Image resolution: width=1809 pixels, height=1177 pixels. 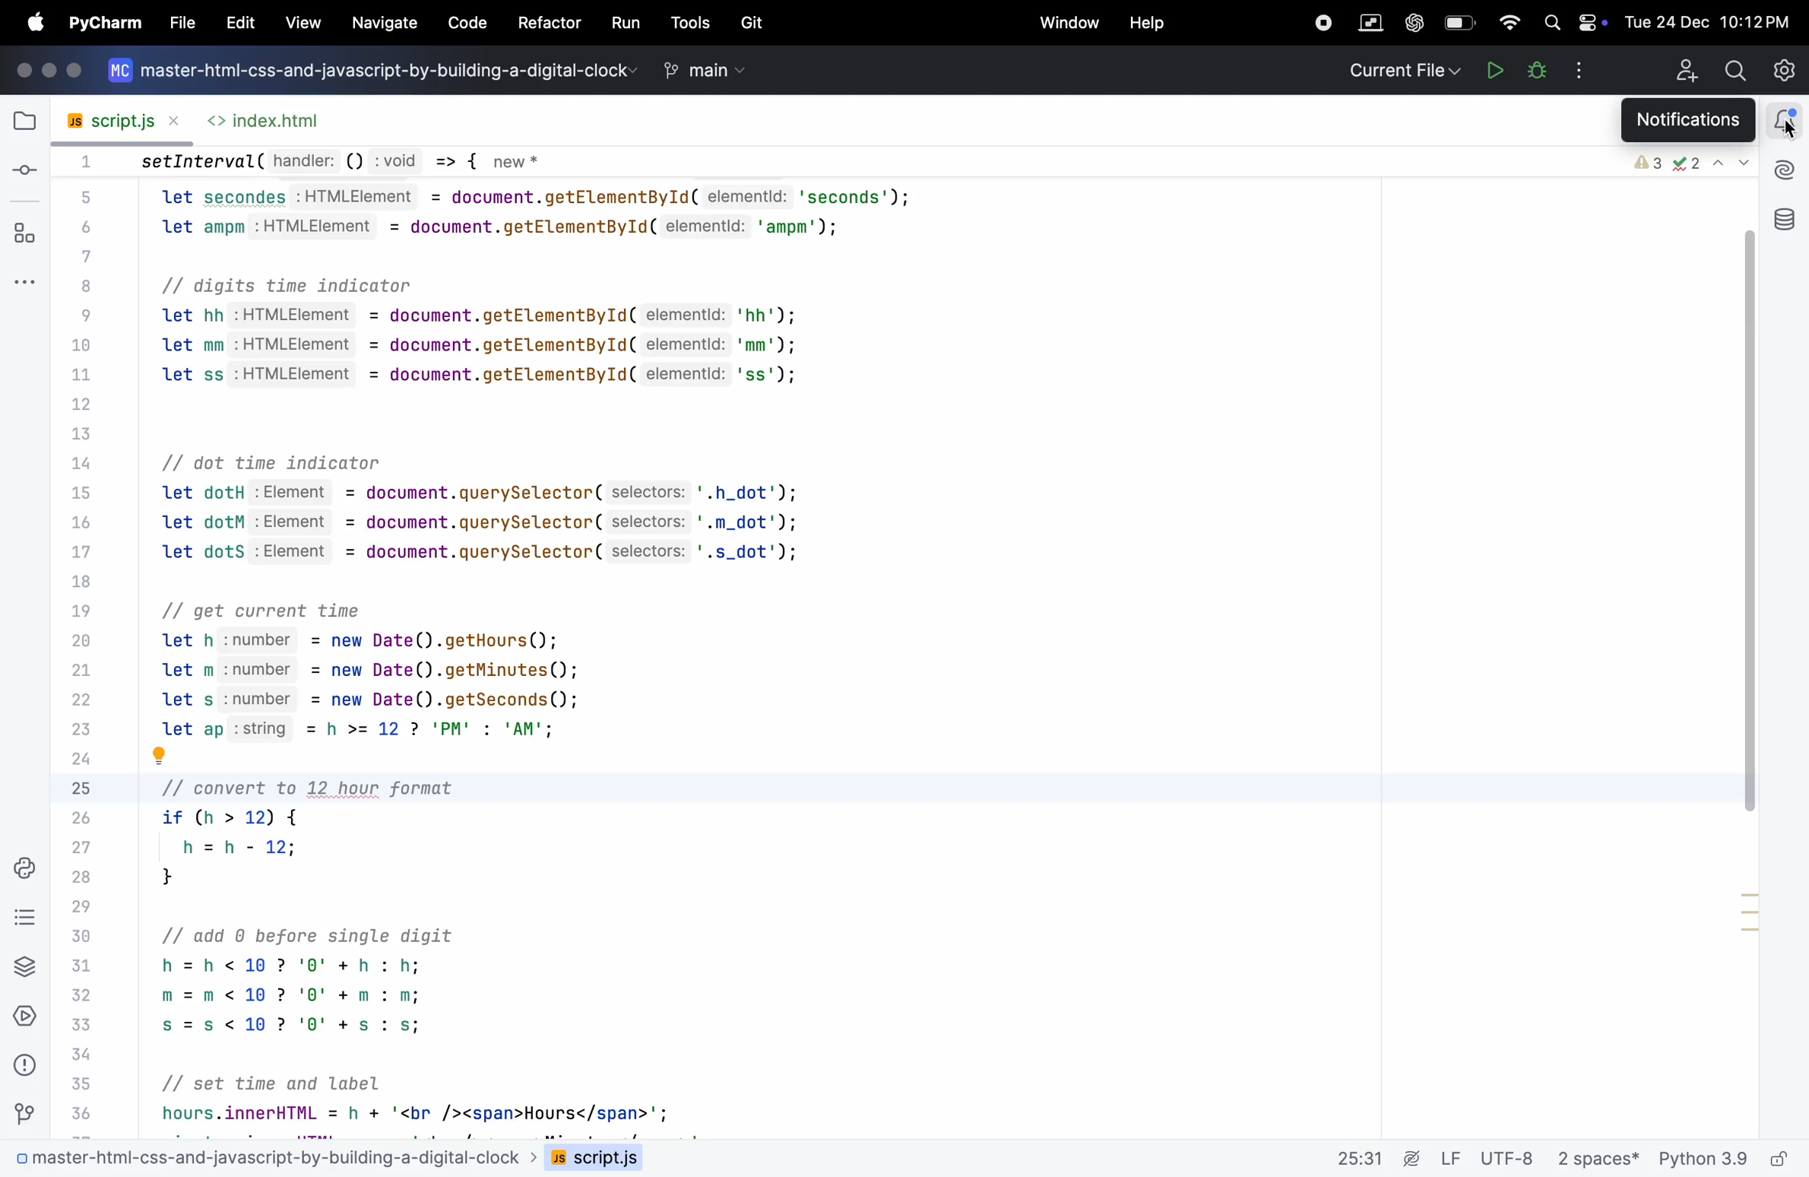 What do you see at coordinates (628, 24) in the screenshot?
I see `run` at bounding box center [628, 24].